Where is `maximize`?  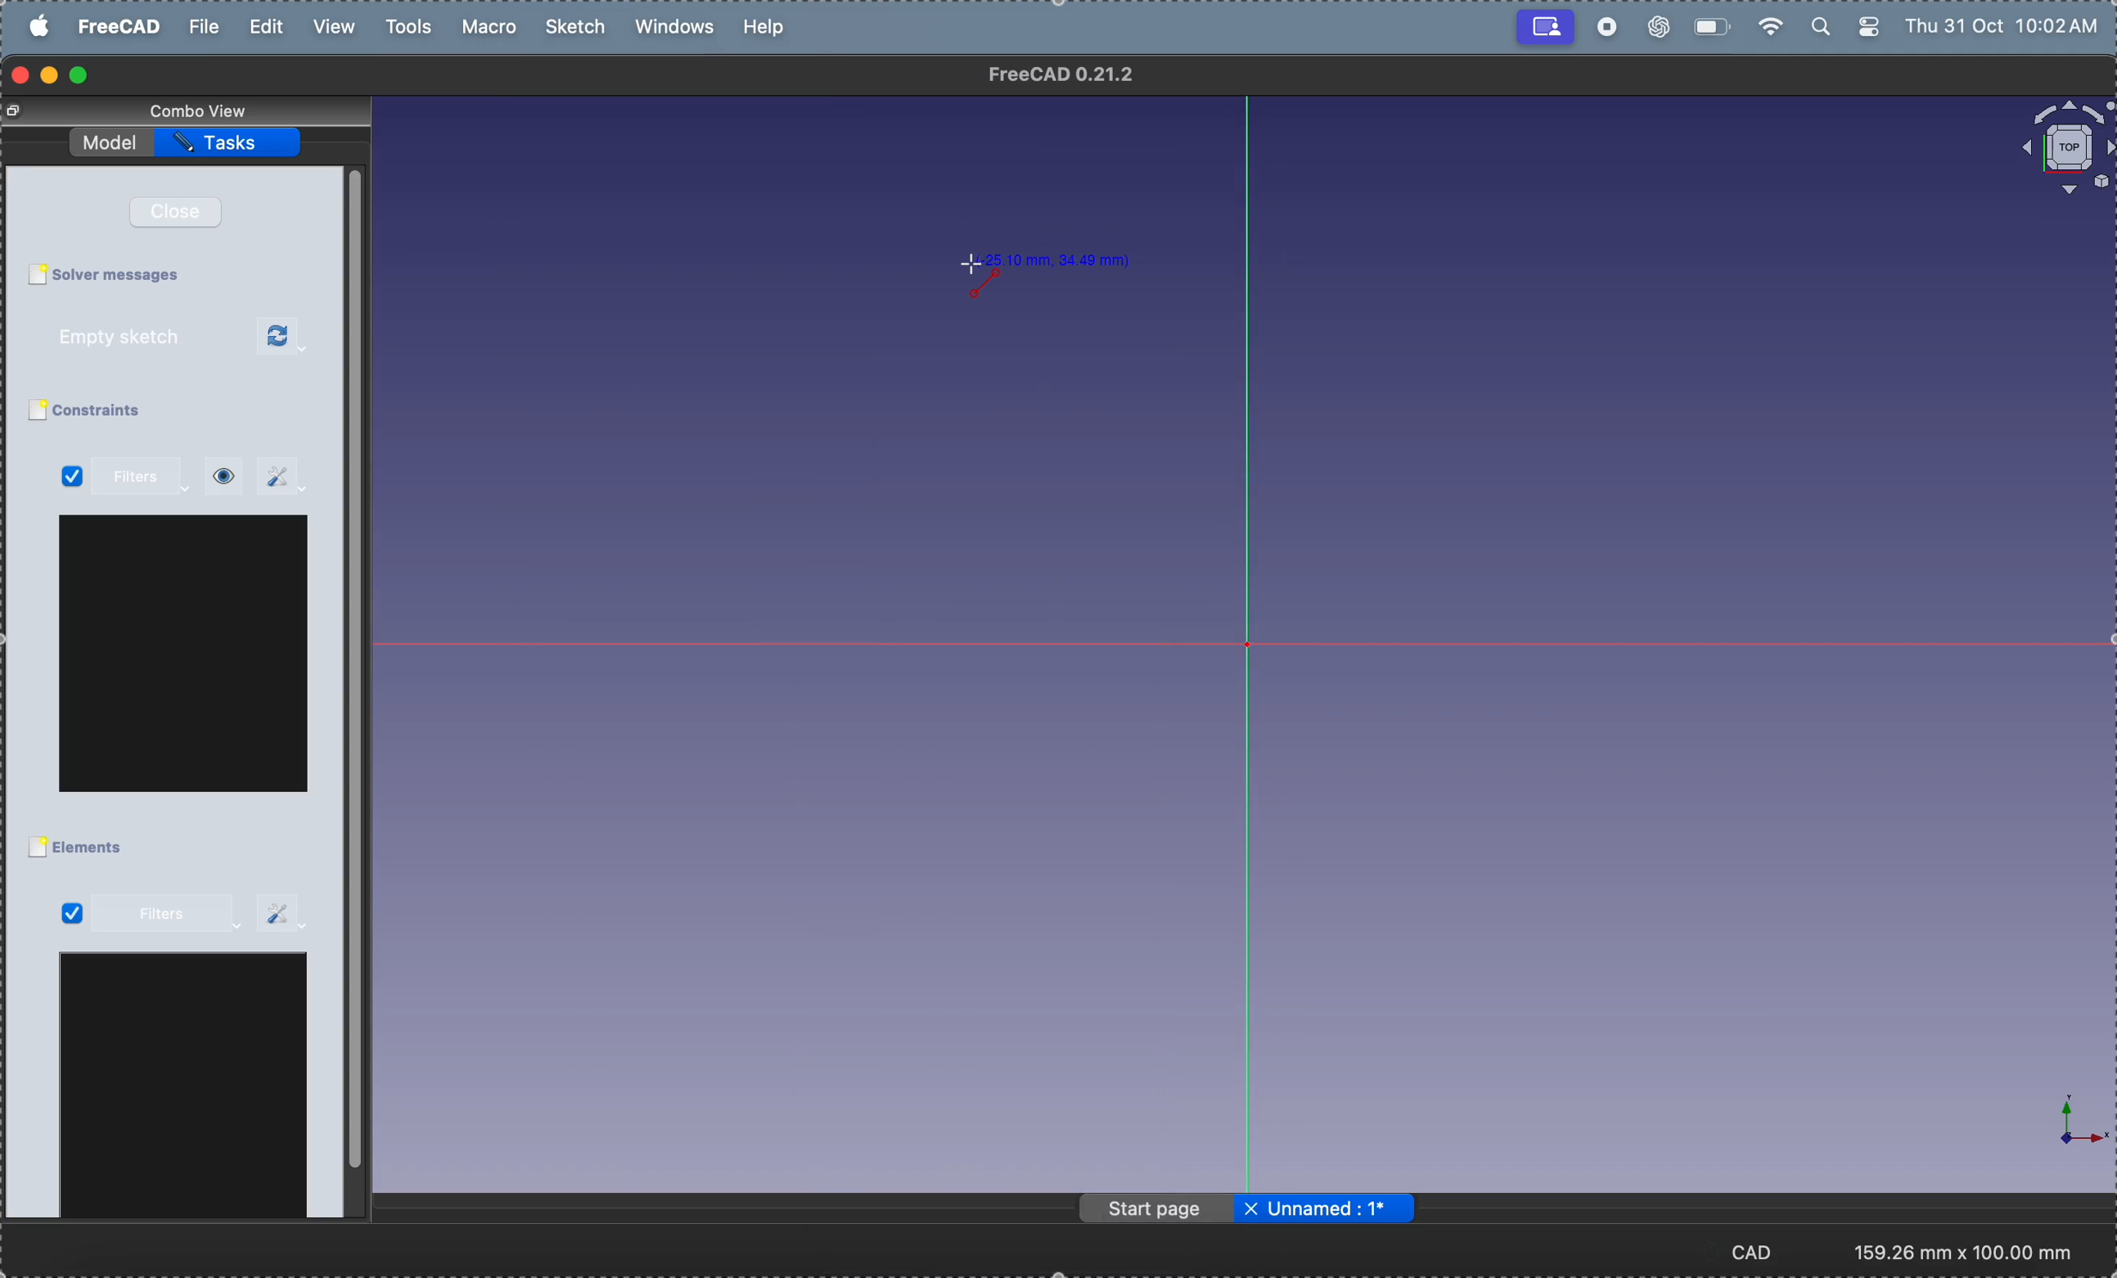
maximize is located at coordinates (81, 76).